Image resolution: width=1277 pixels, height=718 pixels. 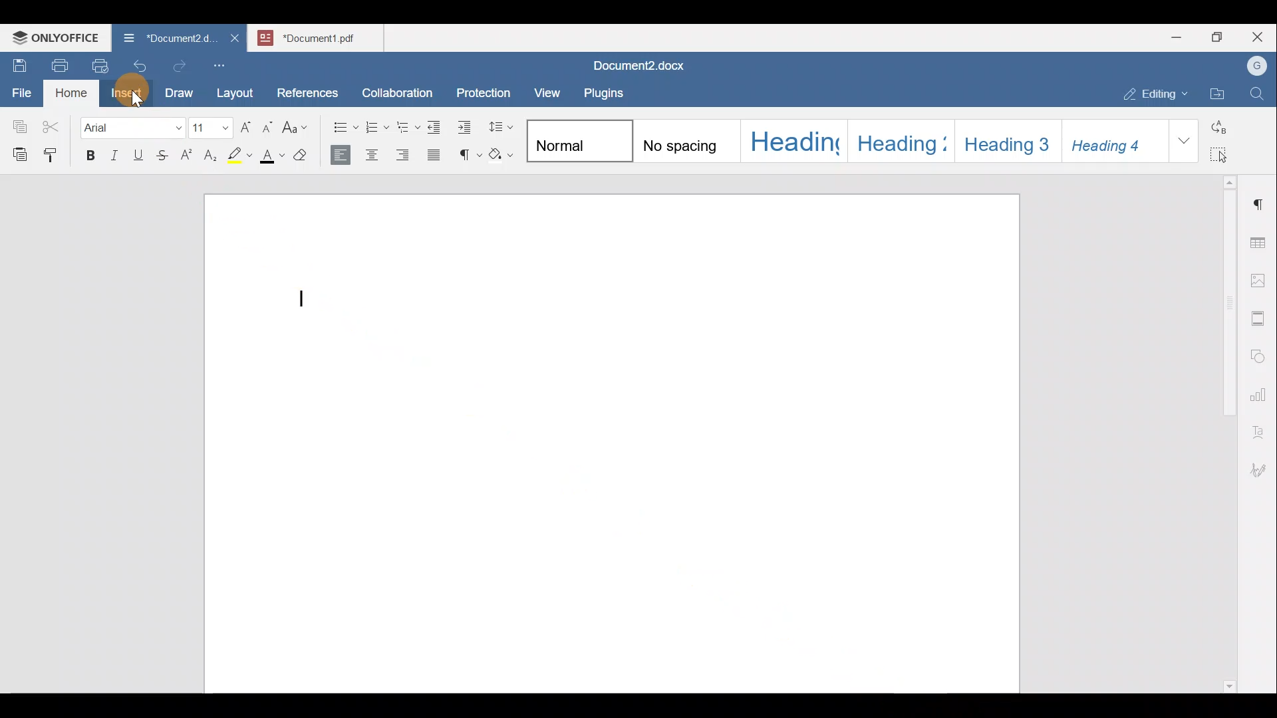 I want to click on Increase font size, so click(x=244, y=128).